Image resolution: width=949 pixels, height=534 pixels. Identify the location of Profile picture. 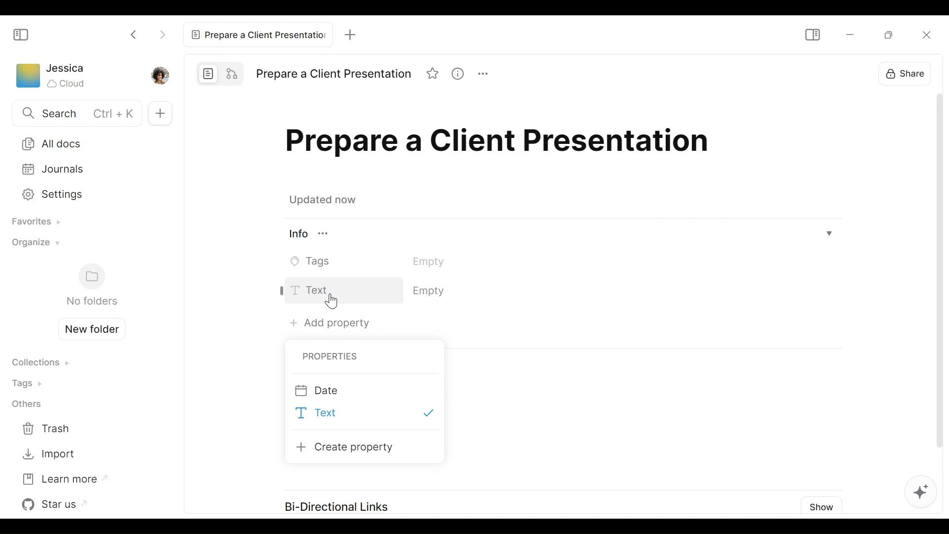
(159, 75).